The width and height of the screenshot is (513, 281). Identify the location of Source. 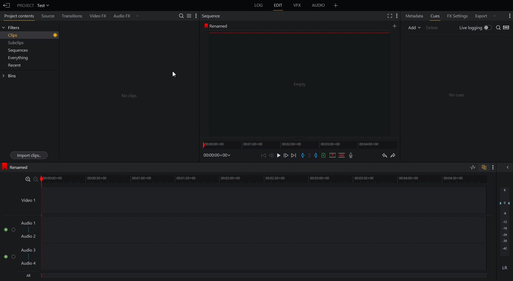
(48, 16).